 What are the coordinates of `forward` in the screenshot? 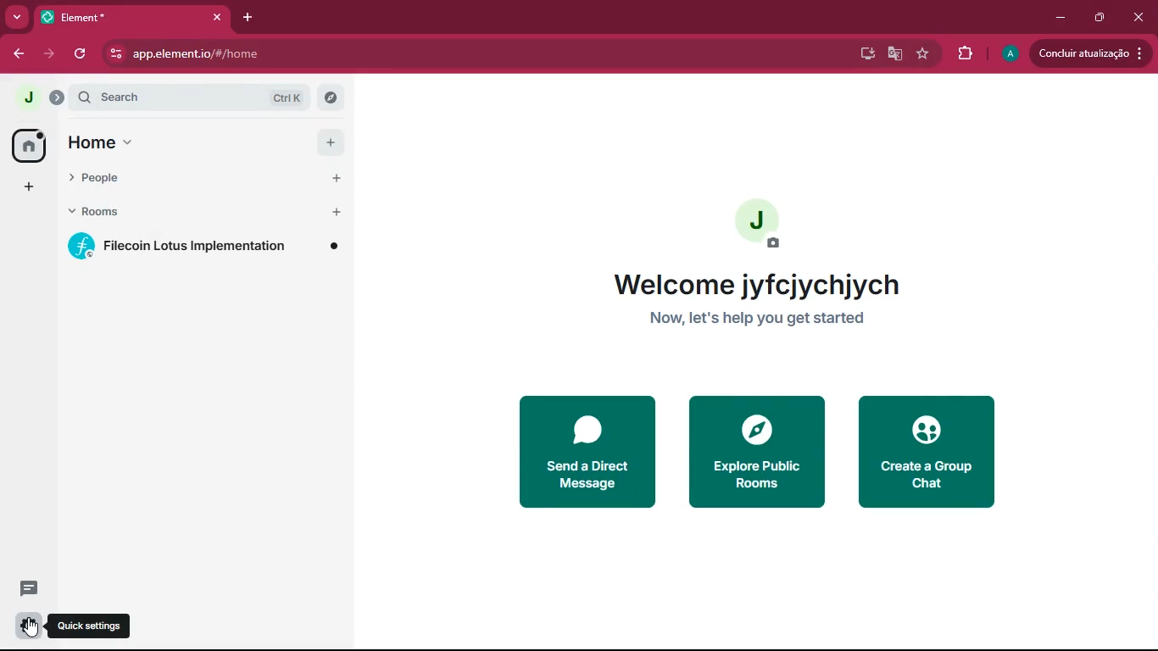 It's located at (47, 55).